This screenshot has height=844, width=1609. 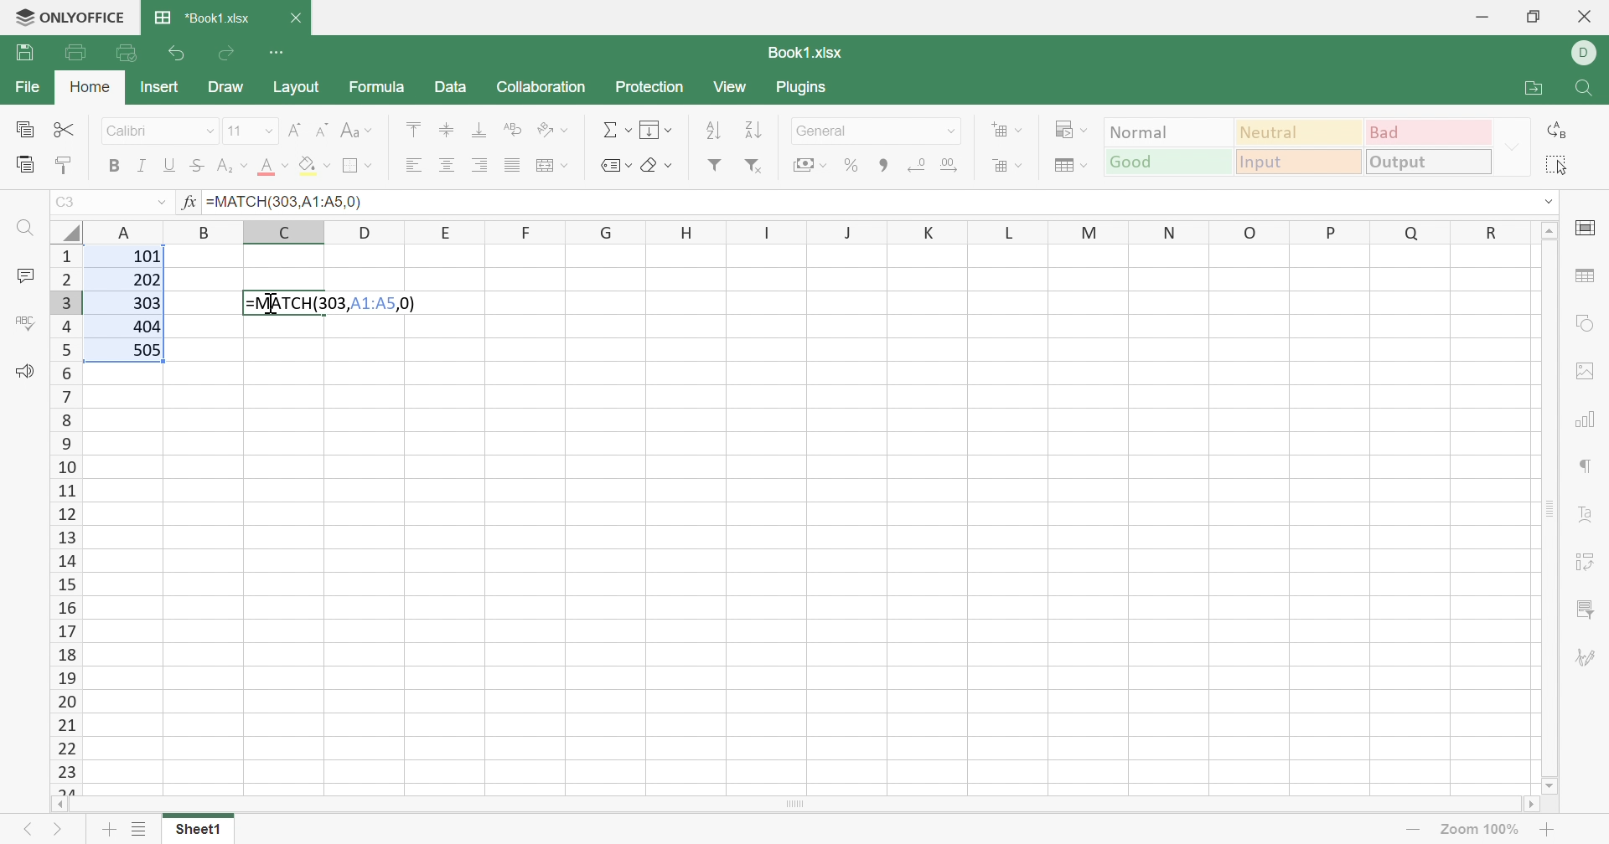 What do you see at coordinates (266, 130) in the screenshot?
I see `Drop Down` at bounding box center [266, 130].